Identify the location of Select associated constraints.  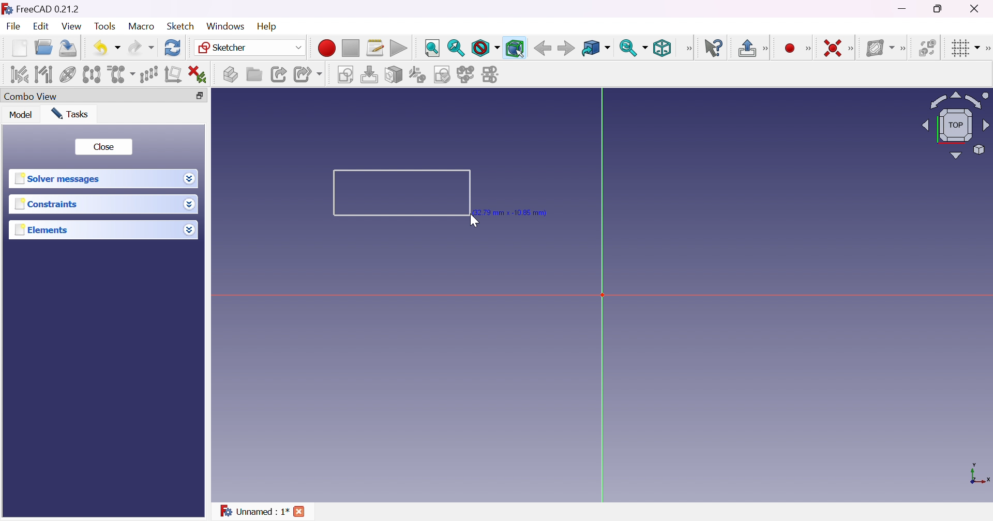
(19, 74).